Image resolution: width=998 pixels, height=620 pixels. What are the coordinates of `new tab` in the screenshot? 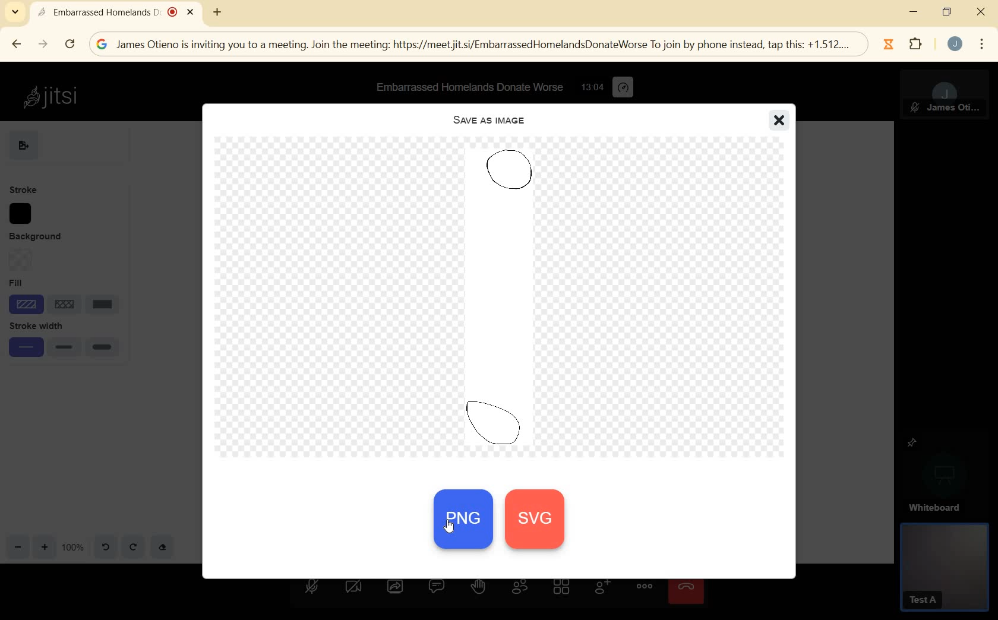 It's located at (217, 11).